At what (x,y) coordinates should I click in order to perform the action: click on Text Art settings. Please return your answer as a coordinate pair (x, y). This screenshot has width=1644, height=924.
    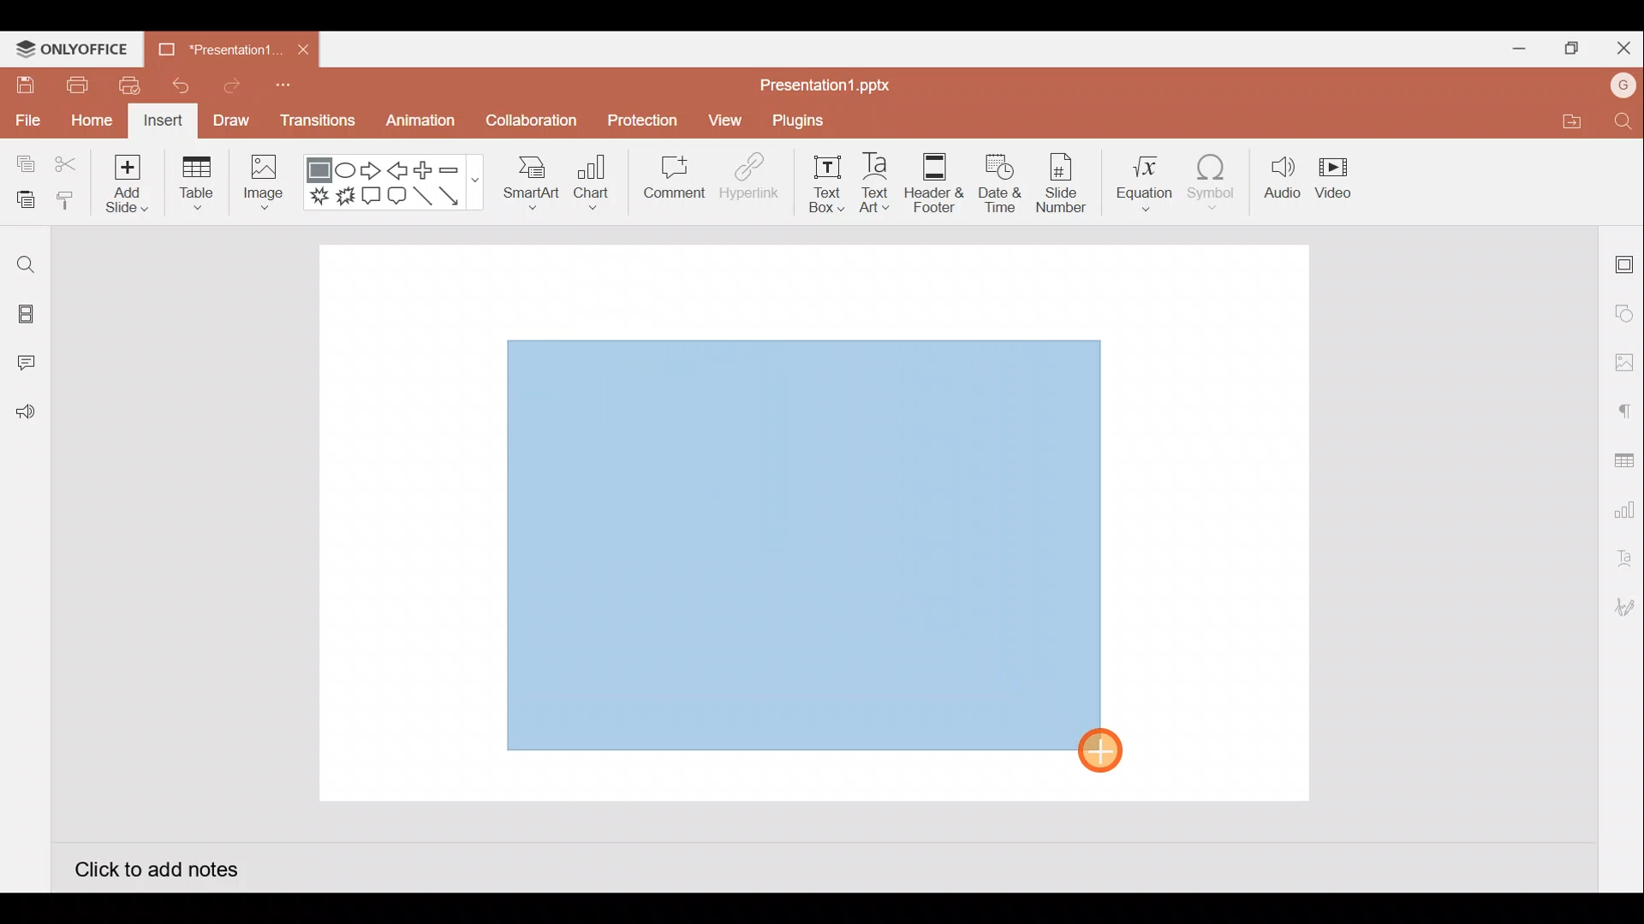
    Looking at the image, I should click on (1623, 559).